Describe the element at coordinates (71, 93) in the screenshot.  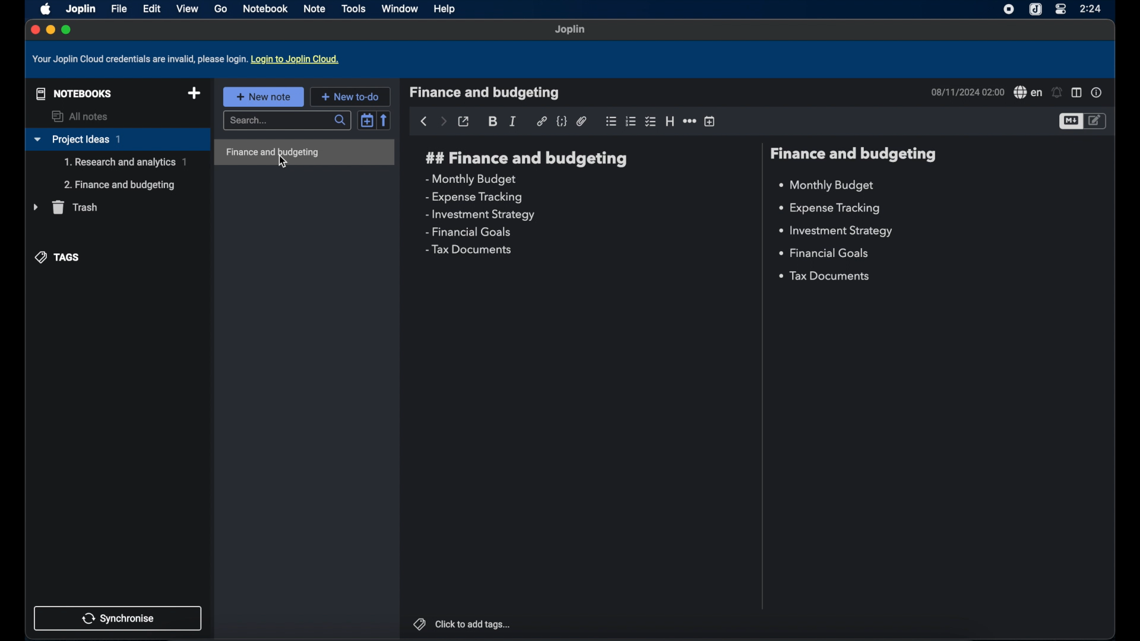
I see `notebooks` at that location.